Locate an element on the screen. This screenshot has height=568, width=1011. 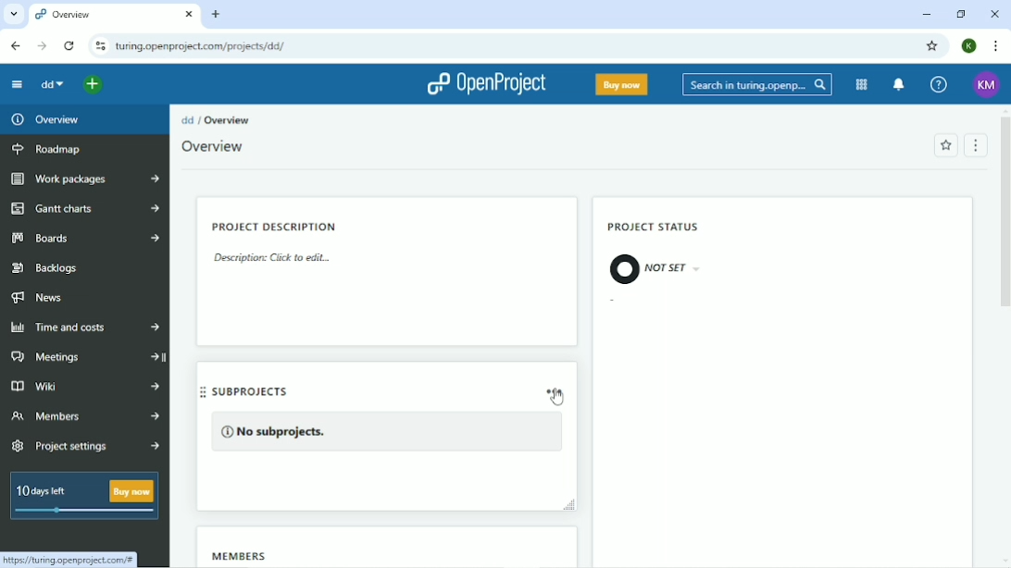
Cursor is located at coordinates (556, 398).